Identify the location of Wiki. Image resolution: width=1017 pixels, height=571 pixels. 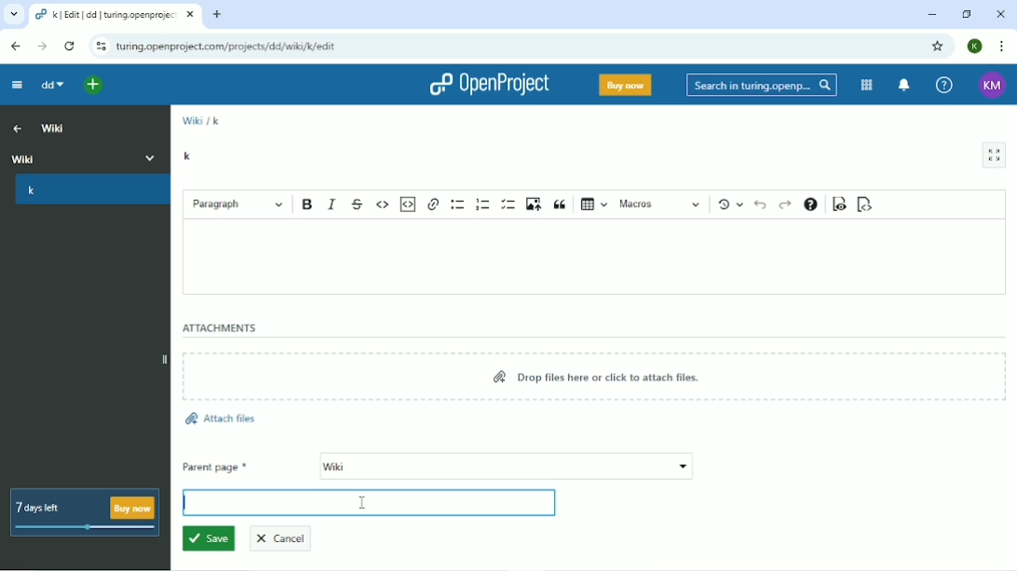
(86, 156).